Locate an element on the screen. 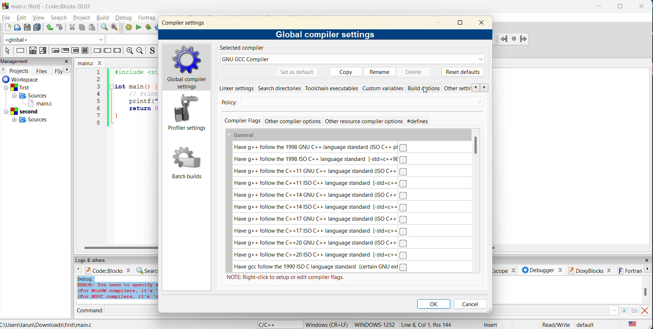 Image resolution: width=653 pixels, height=329 pixels. set as default is located at coordinates (297, 72).